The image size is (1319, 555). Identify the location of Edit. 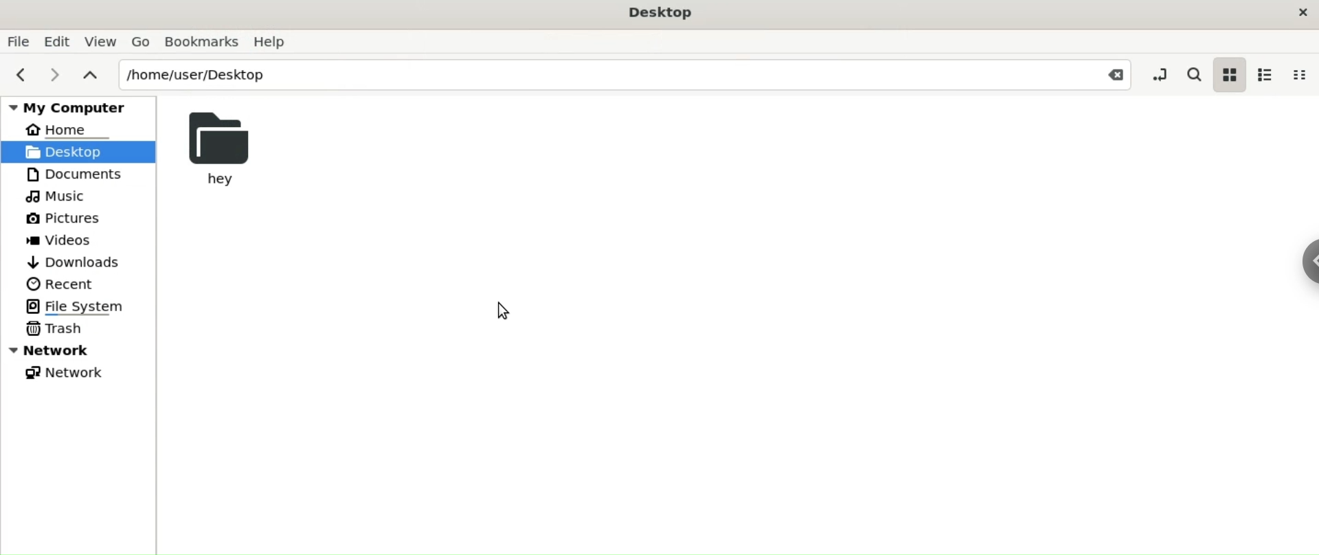
(59, 41).